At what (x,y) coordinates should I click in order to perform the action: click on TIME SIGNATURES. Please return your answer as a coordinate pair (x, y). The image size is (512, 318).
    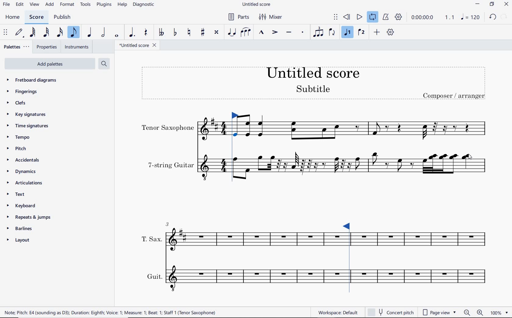
    Looking at the image, I should click on (27, 125).